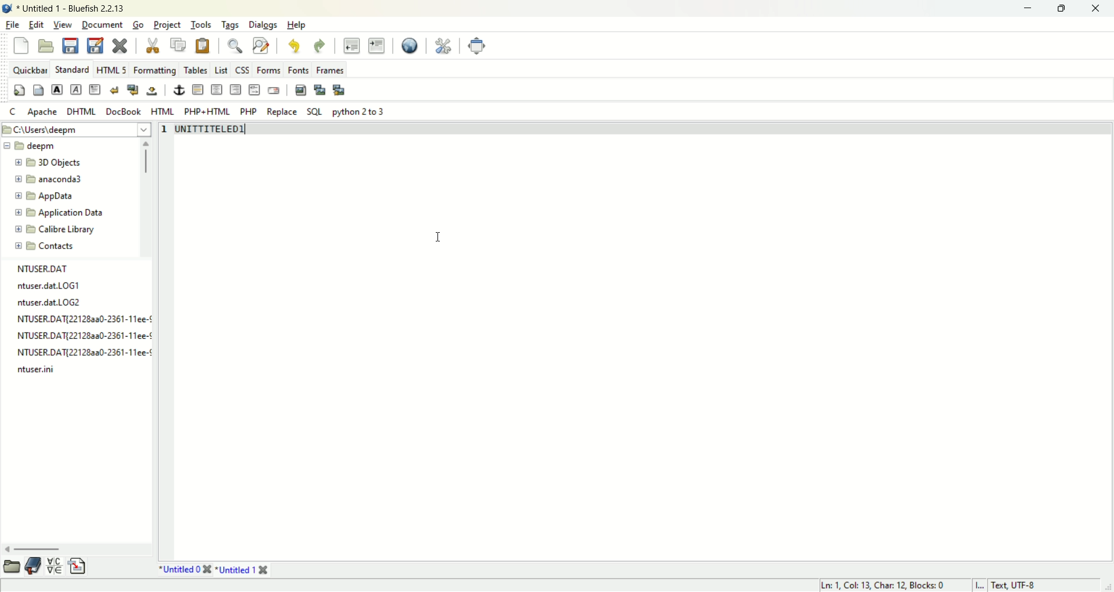  What do you see at coordinates (55, 89) in the screenshot?
I see `strong` at bounding box center [55, 89].